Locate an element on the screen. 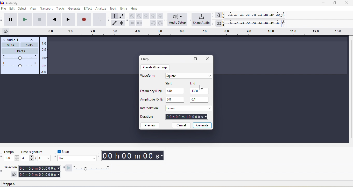  presets & settings is located at coordinates (156, 67).